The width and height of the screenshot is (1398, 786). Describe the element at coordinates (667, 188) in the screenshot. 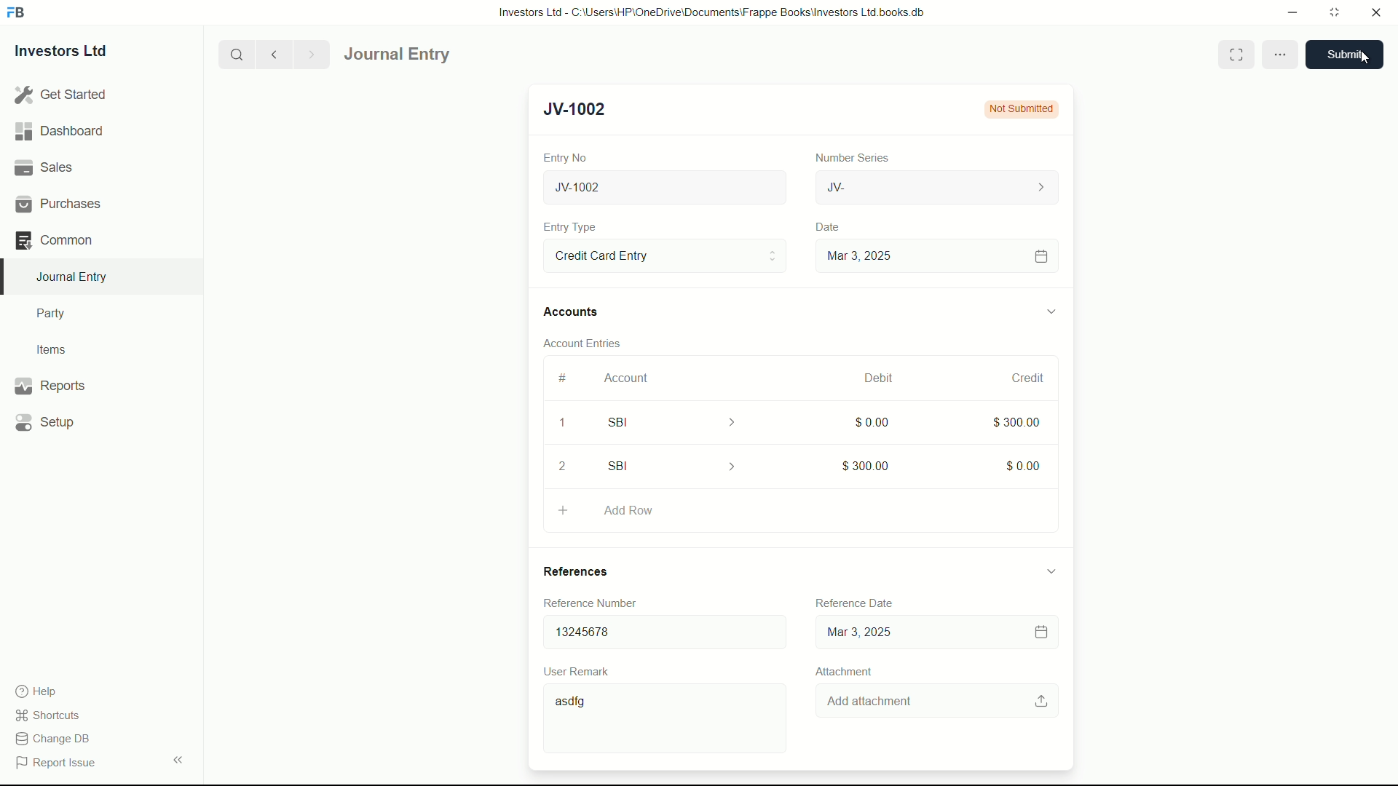

I see `New Journal Entry 05` at that location.